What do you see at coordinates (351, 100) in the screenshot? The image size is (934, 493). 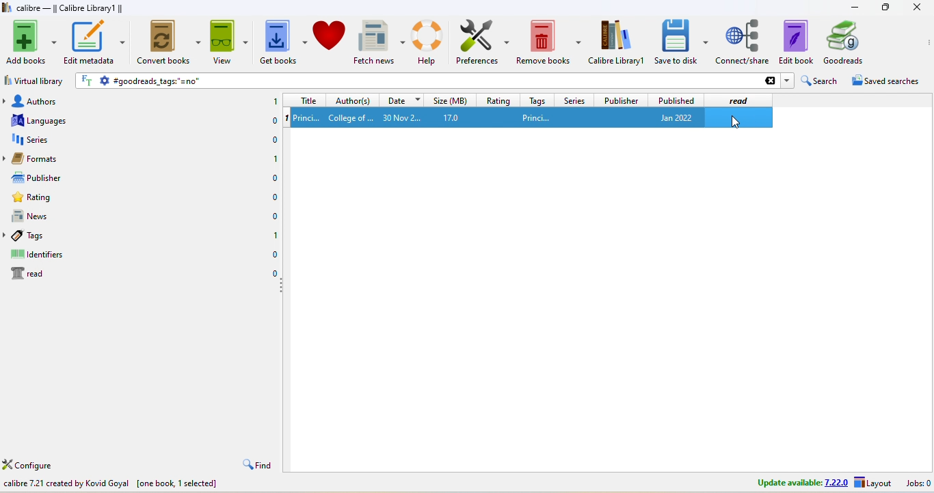 I see `author(s)` at bounding box center [351, 100].